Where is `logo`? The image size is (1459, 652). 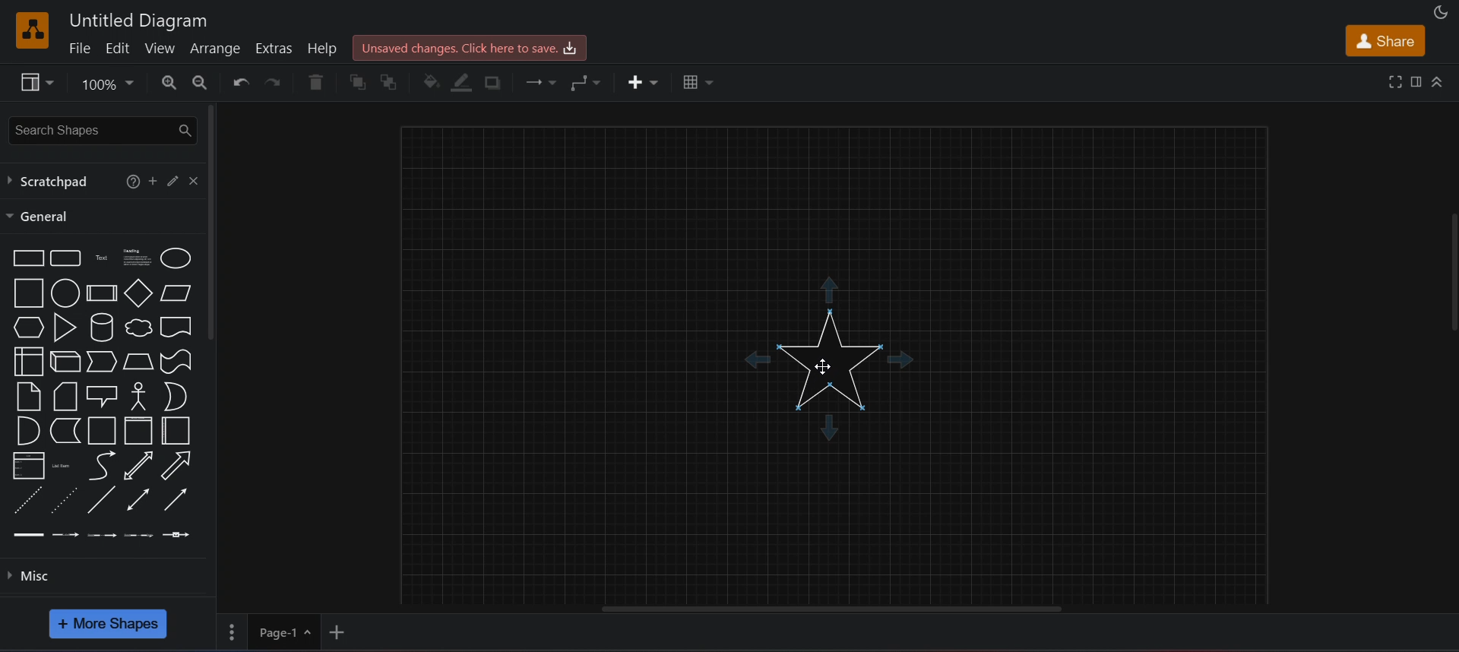
logo is located at coordinates (32, 28).